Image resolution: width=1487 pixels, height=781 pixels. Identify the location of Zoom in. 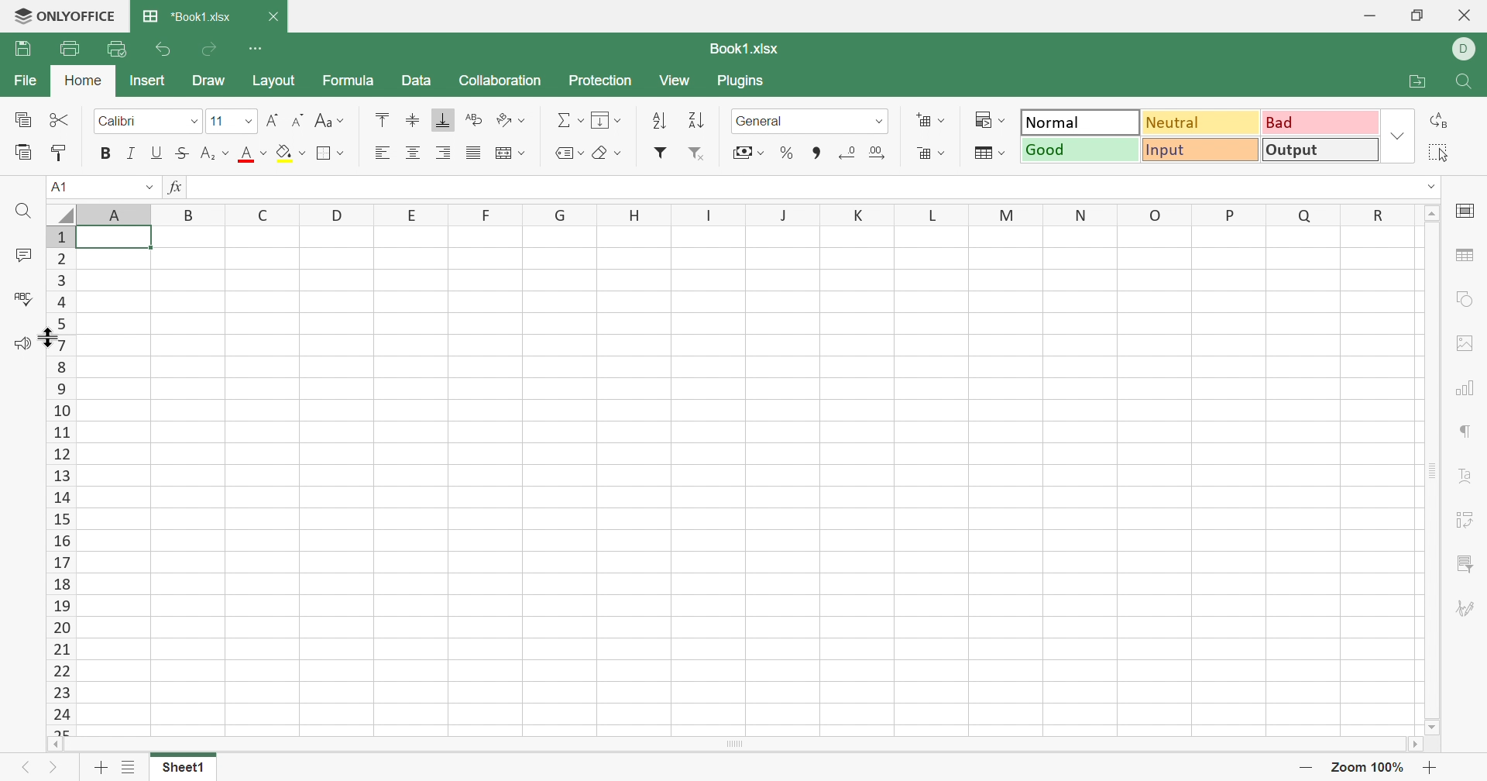
(1430, 768).